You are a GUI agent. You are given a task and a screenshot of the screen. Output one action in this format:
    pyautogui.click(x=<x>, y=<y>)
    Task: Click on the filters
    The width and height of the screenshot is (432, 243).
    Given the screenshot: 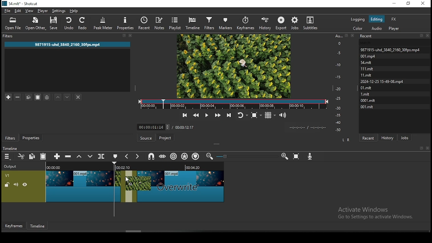 What is the action you would take?
    pyautogui.click(x=10, y=138)
    